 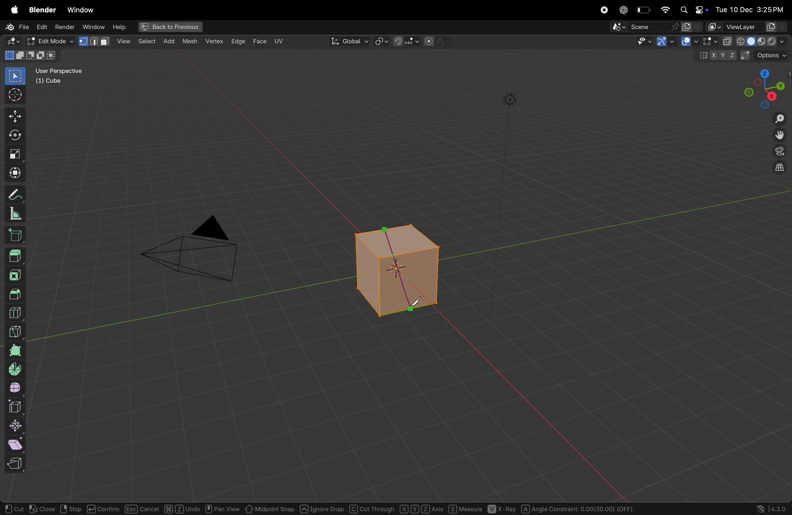 What do you see at coordinates (421, 508) in the screenshot?
I see `Axis` at bounding box center [421, 508].